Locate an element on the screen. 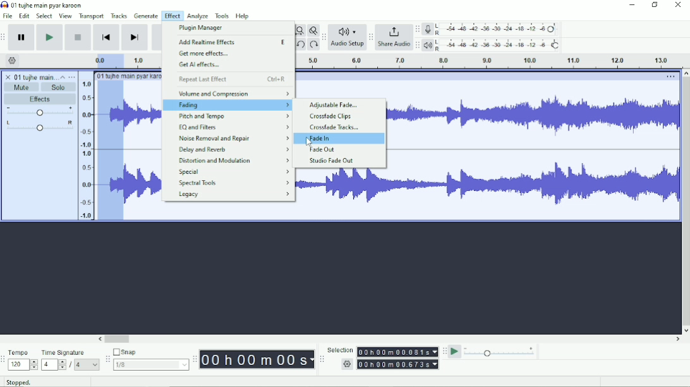  Fade In is located at coordinates (318, 139).